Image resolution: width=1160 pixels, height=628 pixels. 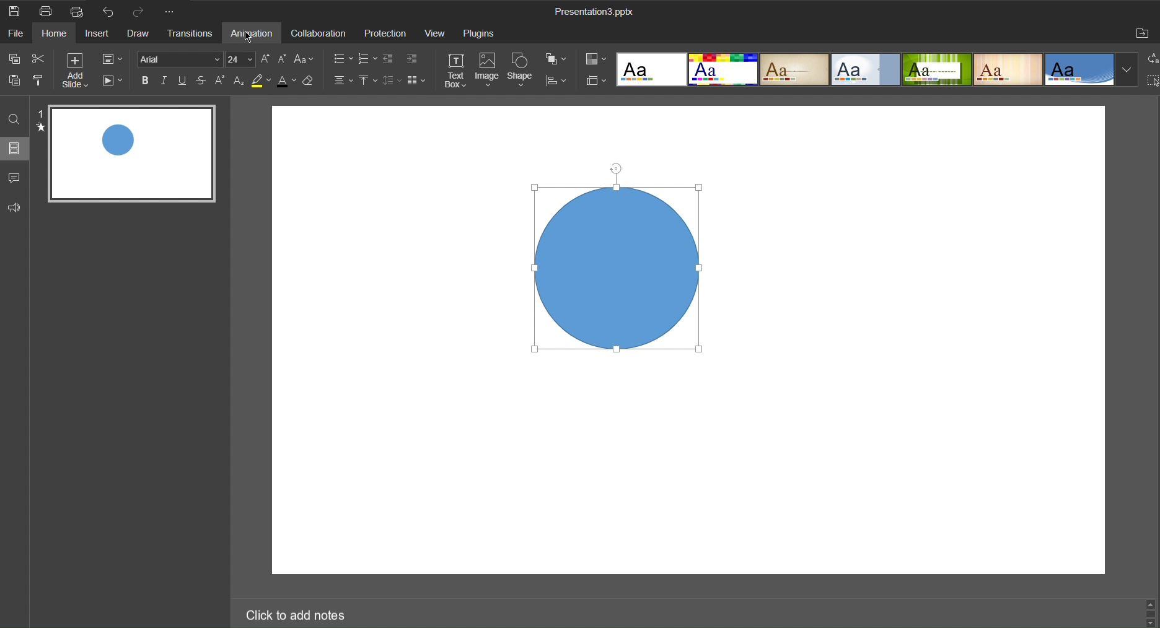 What do you see at coordinates (45, 82) in the screenshot?
I see `Copy Style` at bounding box center [45, 82].